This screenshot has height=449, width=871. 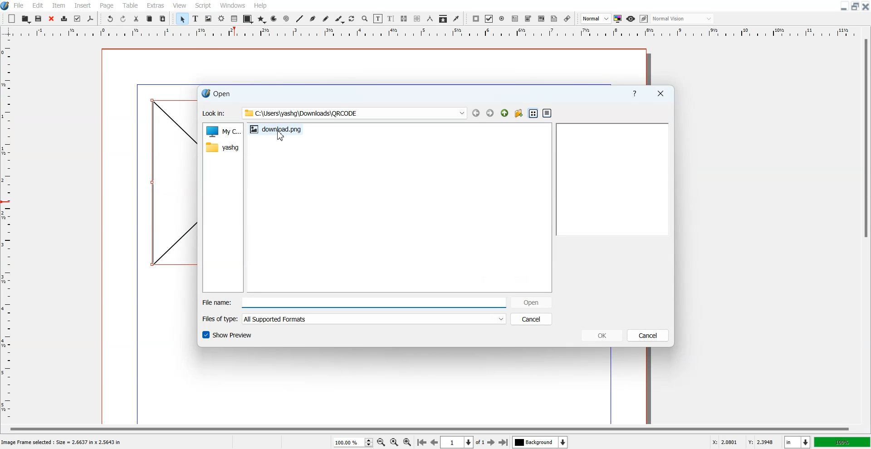 What do you see at coordinates (223, 130) in the screenshot?
I see `My computer` at bounding box center [223, 130].